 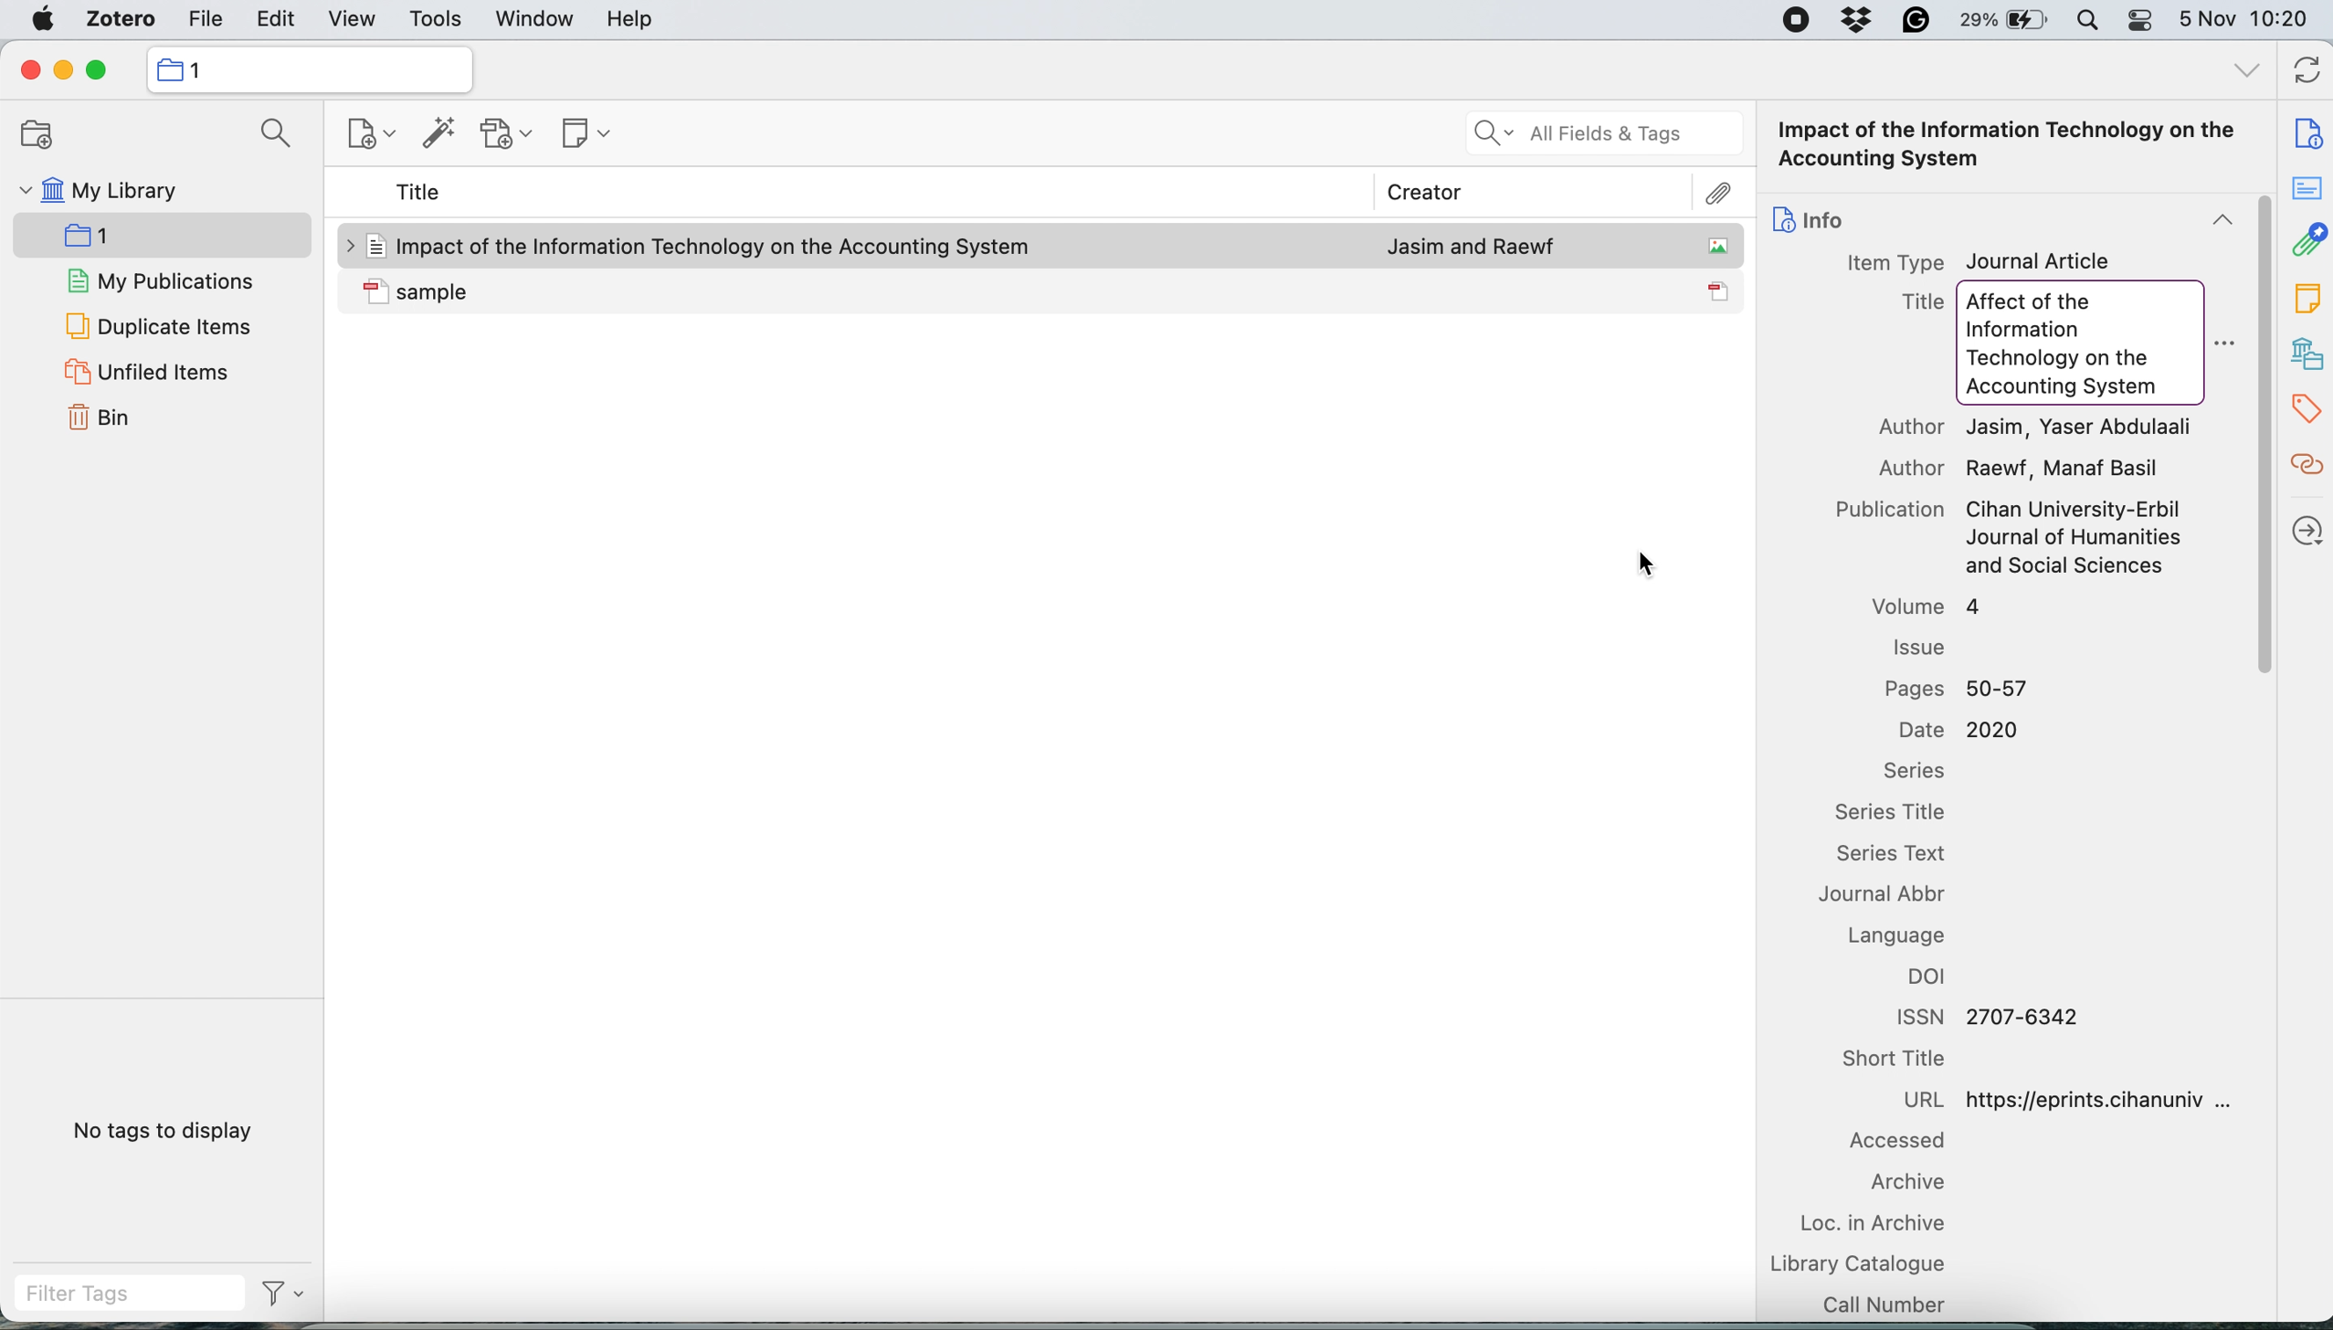 What do you see at coordinates (65, 70) in the screenshot?
I see `minimise` at bounding box center [65, 70].